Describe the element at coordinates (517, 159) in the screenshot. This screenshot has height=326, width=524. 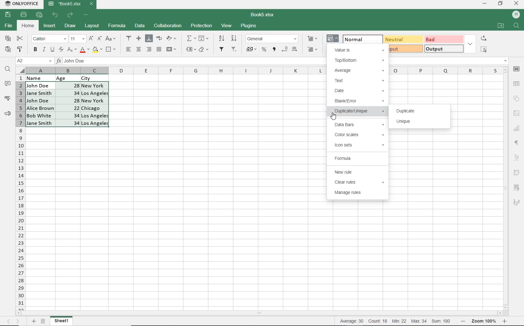
I see `TEXT ART` at that location.